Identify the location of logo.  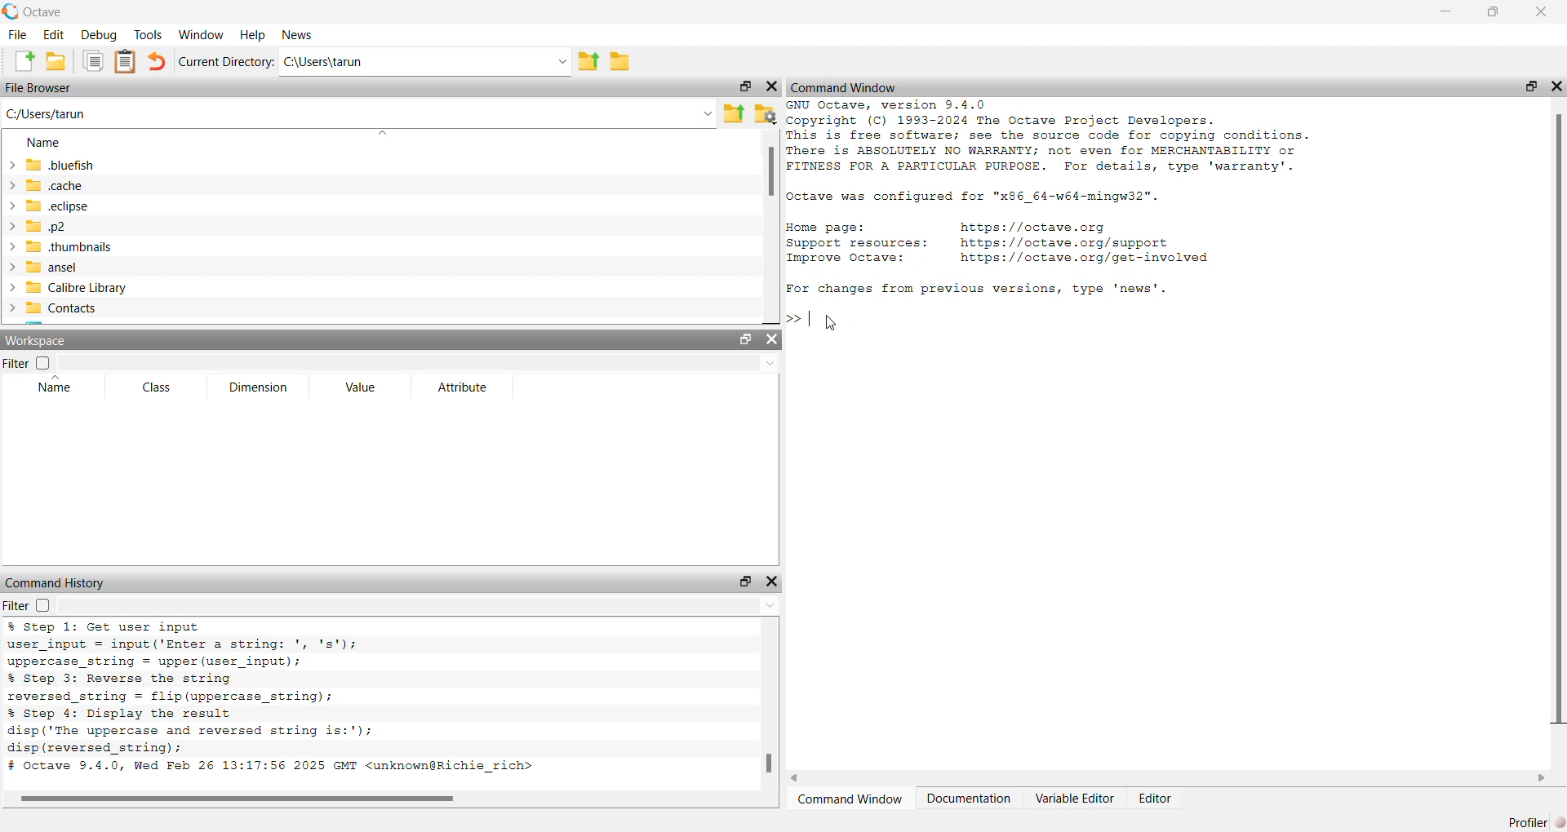
(11, 10).